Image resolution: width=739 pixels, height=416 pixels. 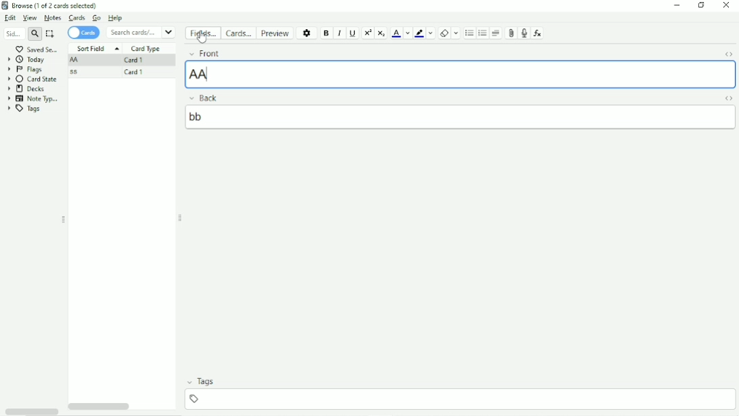 What do you see at coordinates (52, 18) in the screenshot?
I see `Notes` at bounding box center [52, 18].